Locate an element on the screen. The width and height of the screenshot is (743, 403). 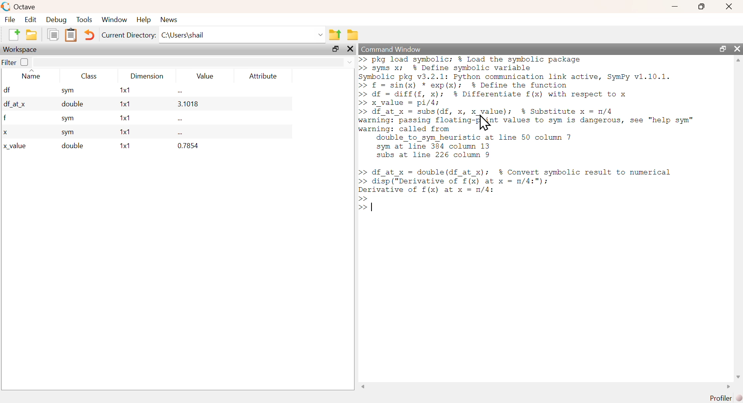
Workspace; is located at coordinates (21, 50).